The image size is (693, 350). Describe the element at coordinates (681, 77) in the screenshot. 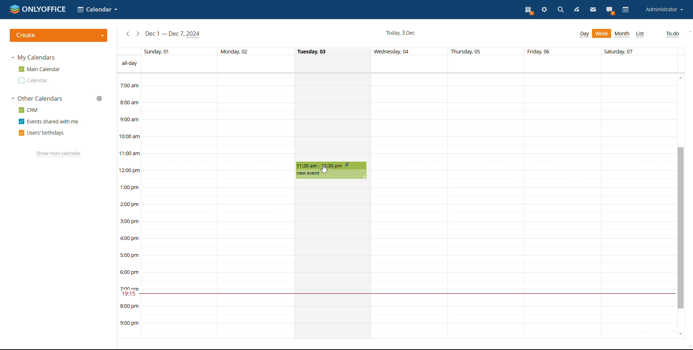

I see `scroll  up` at that location.